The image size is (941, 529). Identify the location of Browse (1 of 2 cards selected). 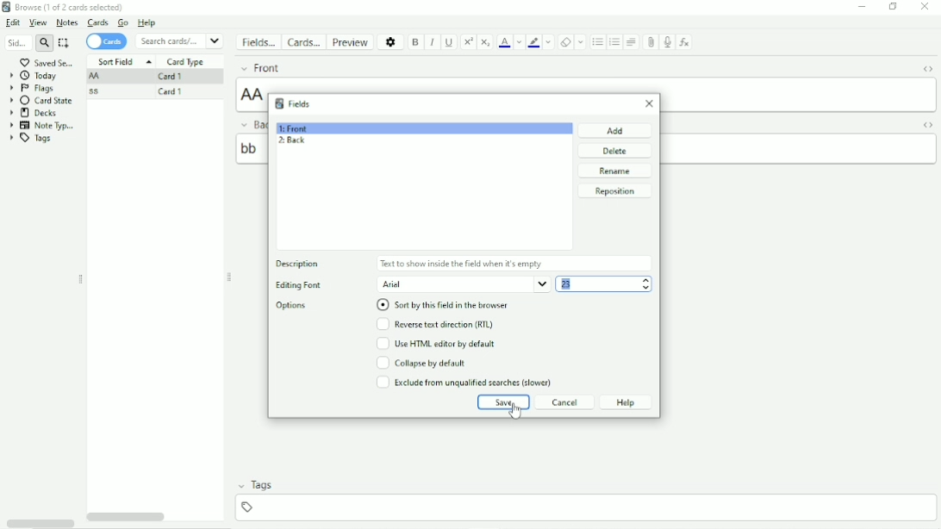
(73, 7).